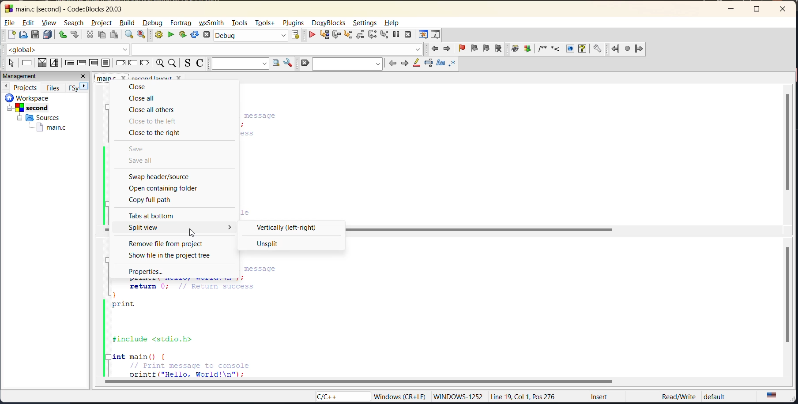  Describe the element at coordinates (154, 216) in the screenshot. I see `tabs at bottom` at that location.